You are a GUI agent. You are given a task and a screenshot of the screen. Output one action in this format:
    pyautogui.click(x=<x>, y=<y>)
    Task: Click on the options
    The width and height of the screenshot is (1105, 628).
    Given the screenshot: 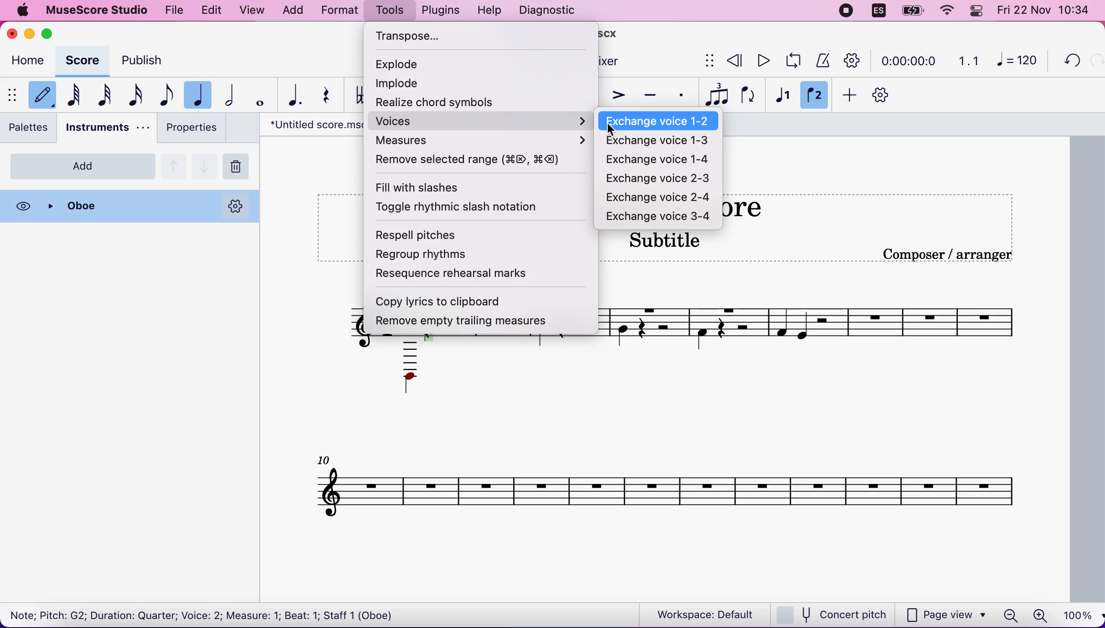 What is the action you would take?
    pyautogui.click(x=236, y=206)
    